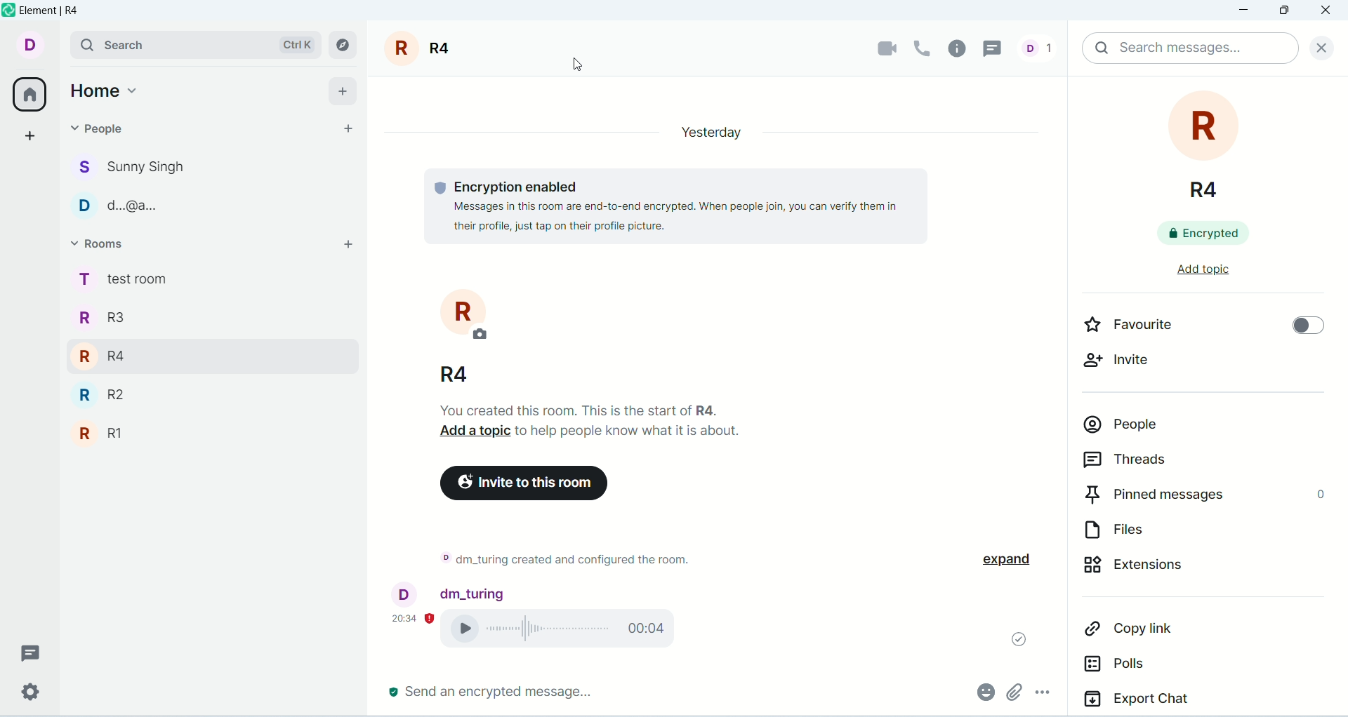 The image size is (1348, 717). What do you see at coordinates (567, 631) in the screenshot?
I see `voice call` at bounding box center [567, 631].